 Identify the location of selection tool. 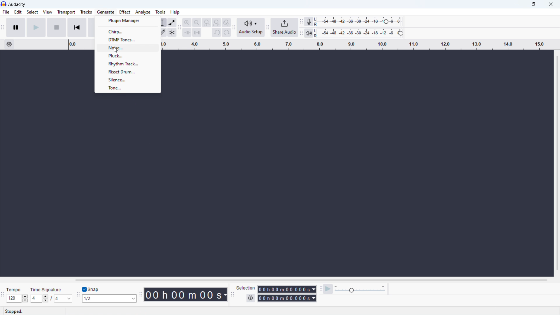
(162, 22).